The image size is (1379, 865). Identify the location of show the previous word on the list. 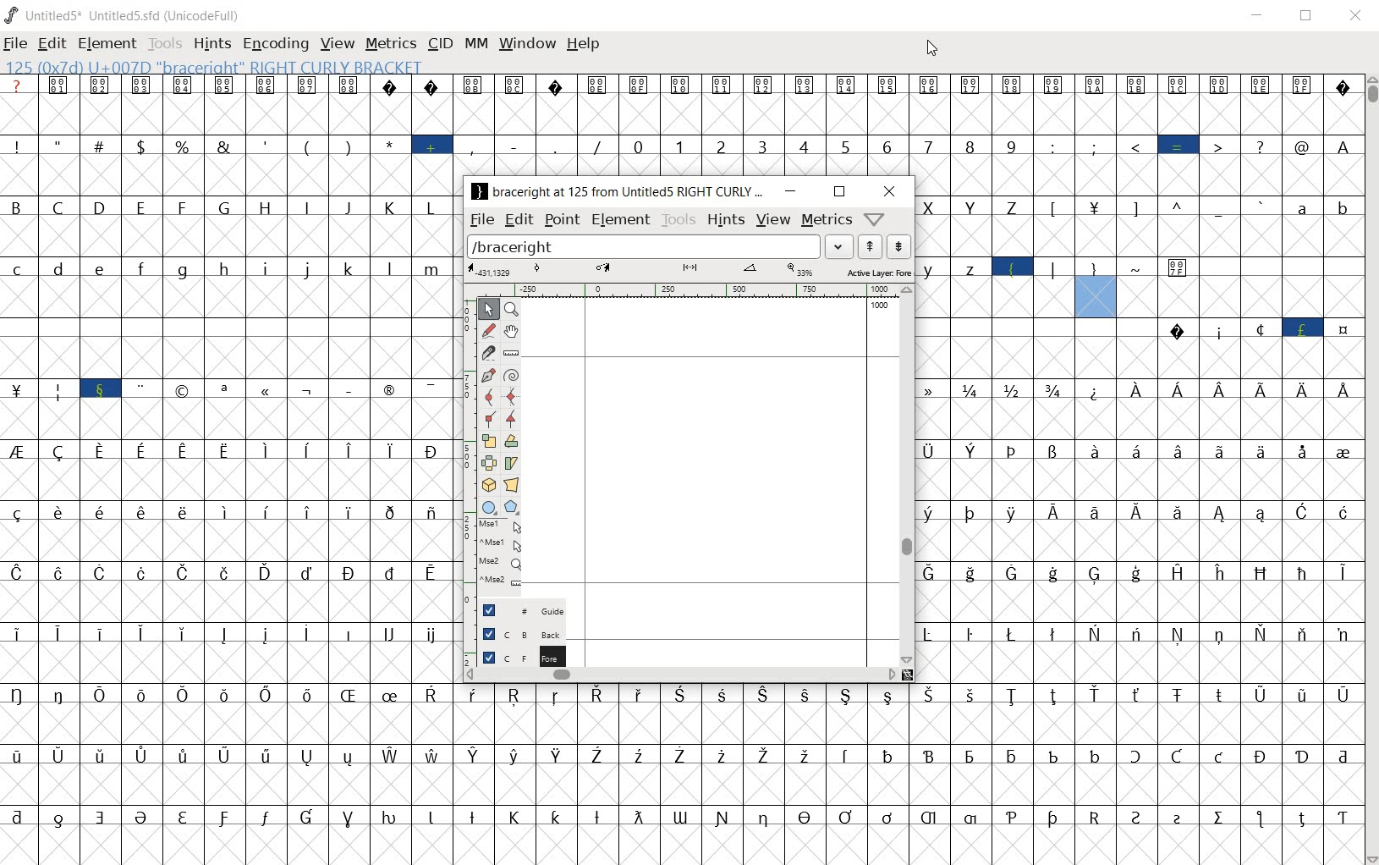
(898, 246).